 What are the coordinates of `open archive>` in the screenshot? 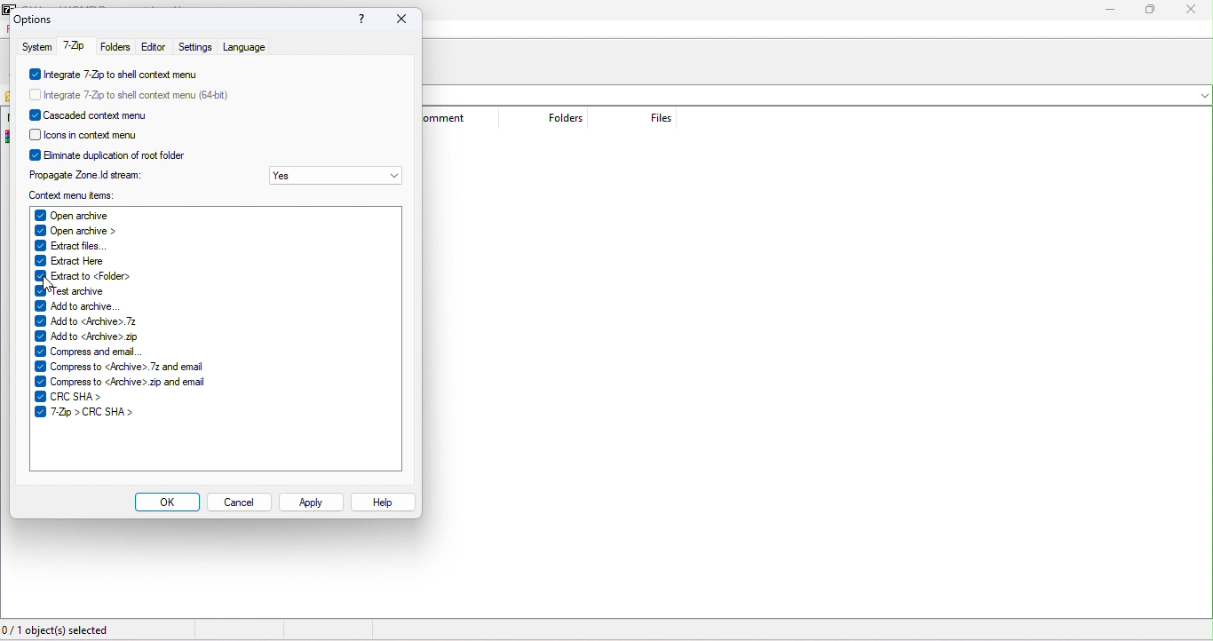 It's located at (94, 230).